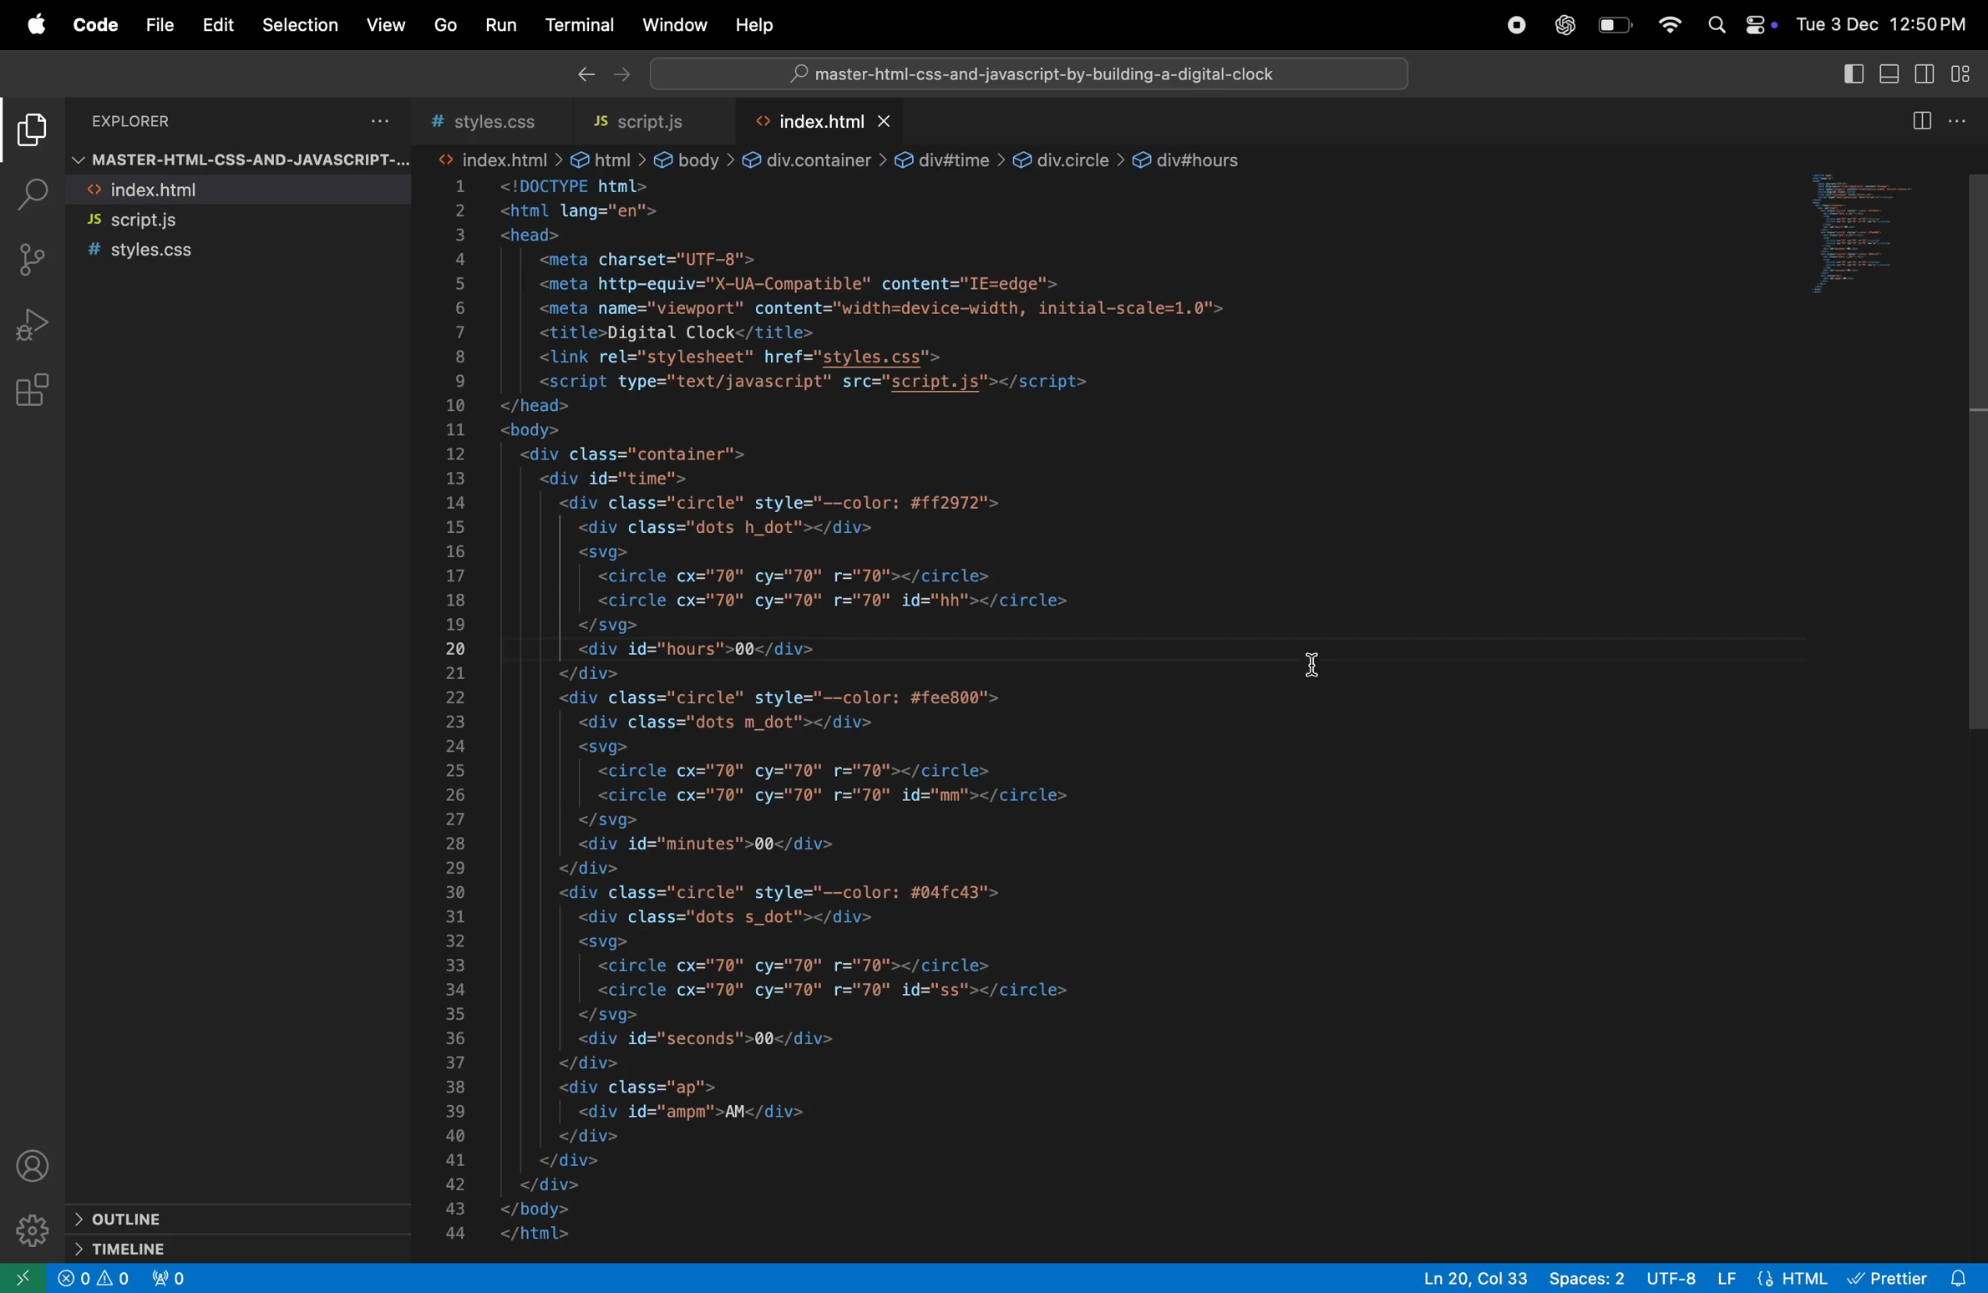 The height and width of the screenshot is (1293, 1988). What do you see at coordinates (830, 124) in the screenshot?
I see `index.html` at bounding box center [830, 124].